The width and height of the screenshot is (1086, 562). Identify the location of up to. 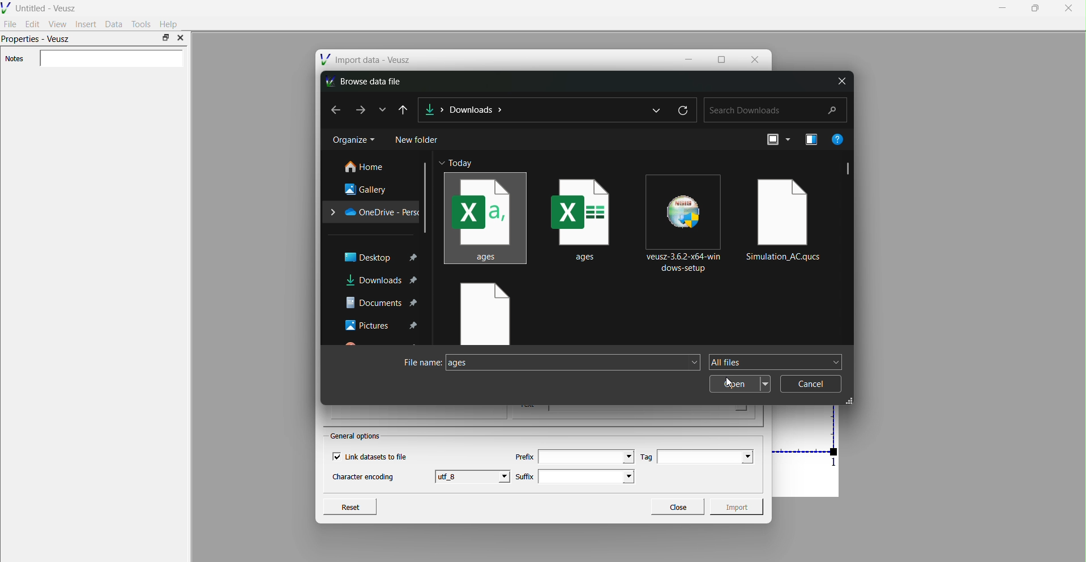
(404, 110).